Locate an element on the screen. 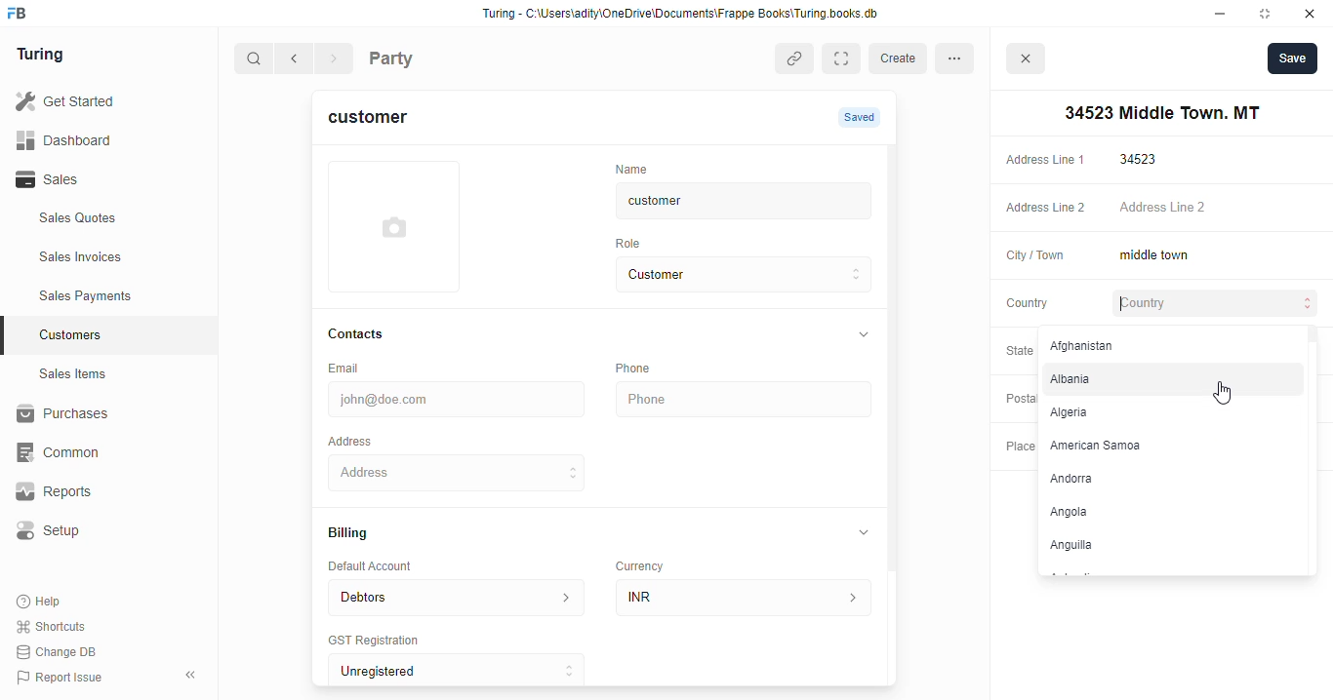 The width and height of the screenshot is (1333, 700). collapse is located at coordinates (862, 335).